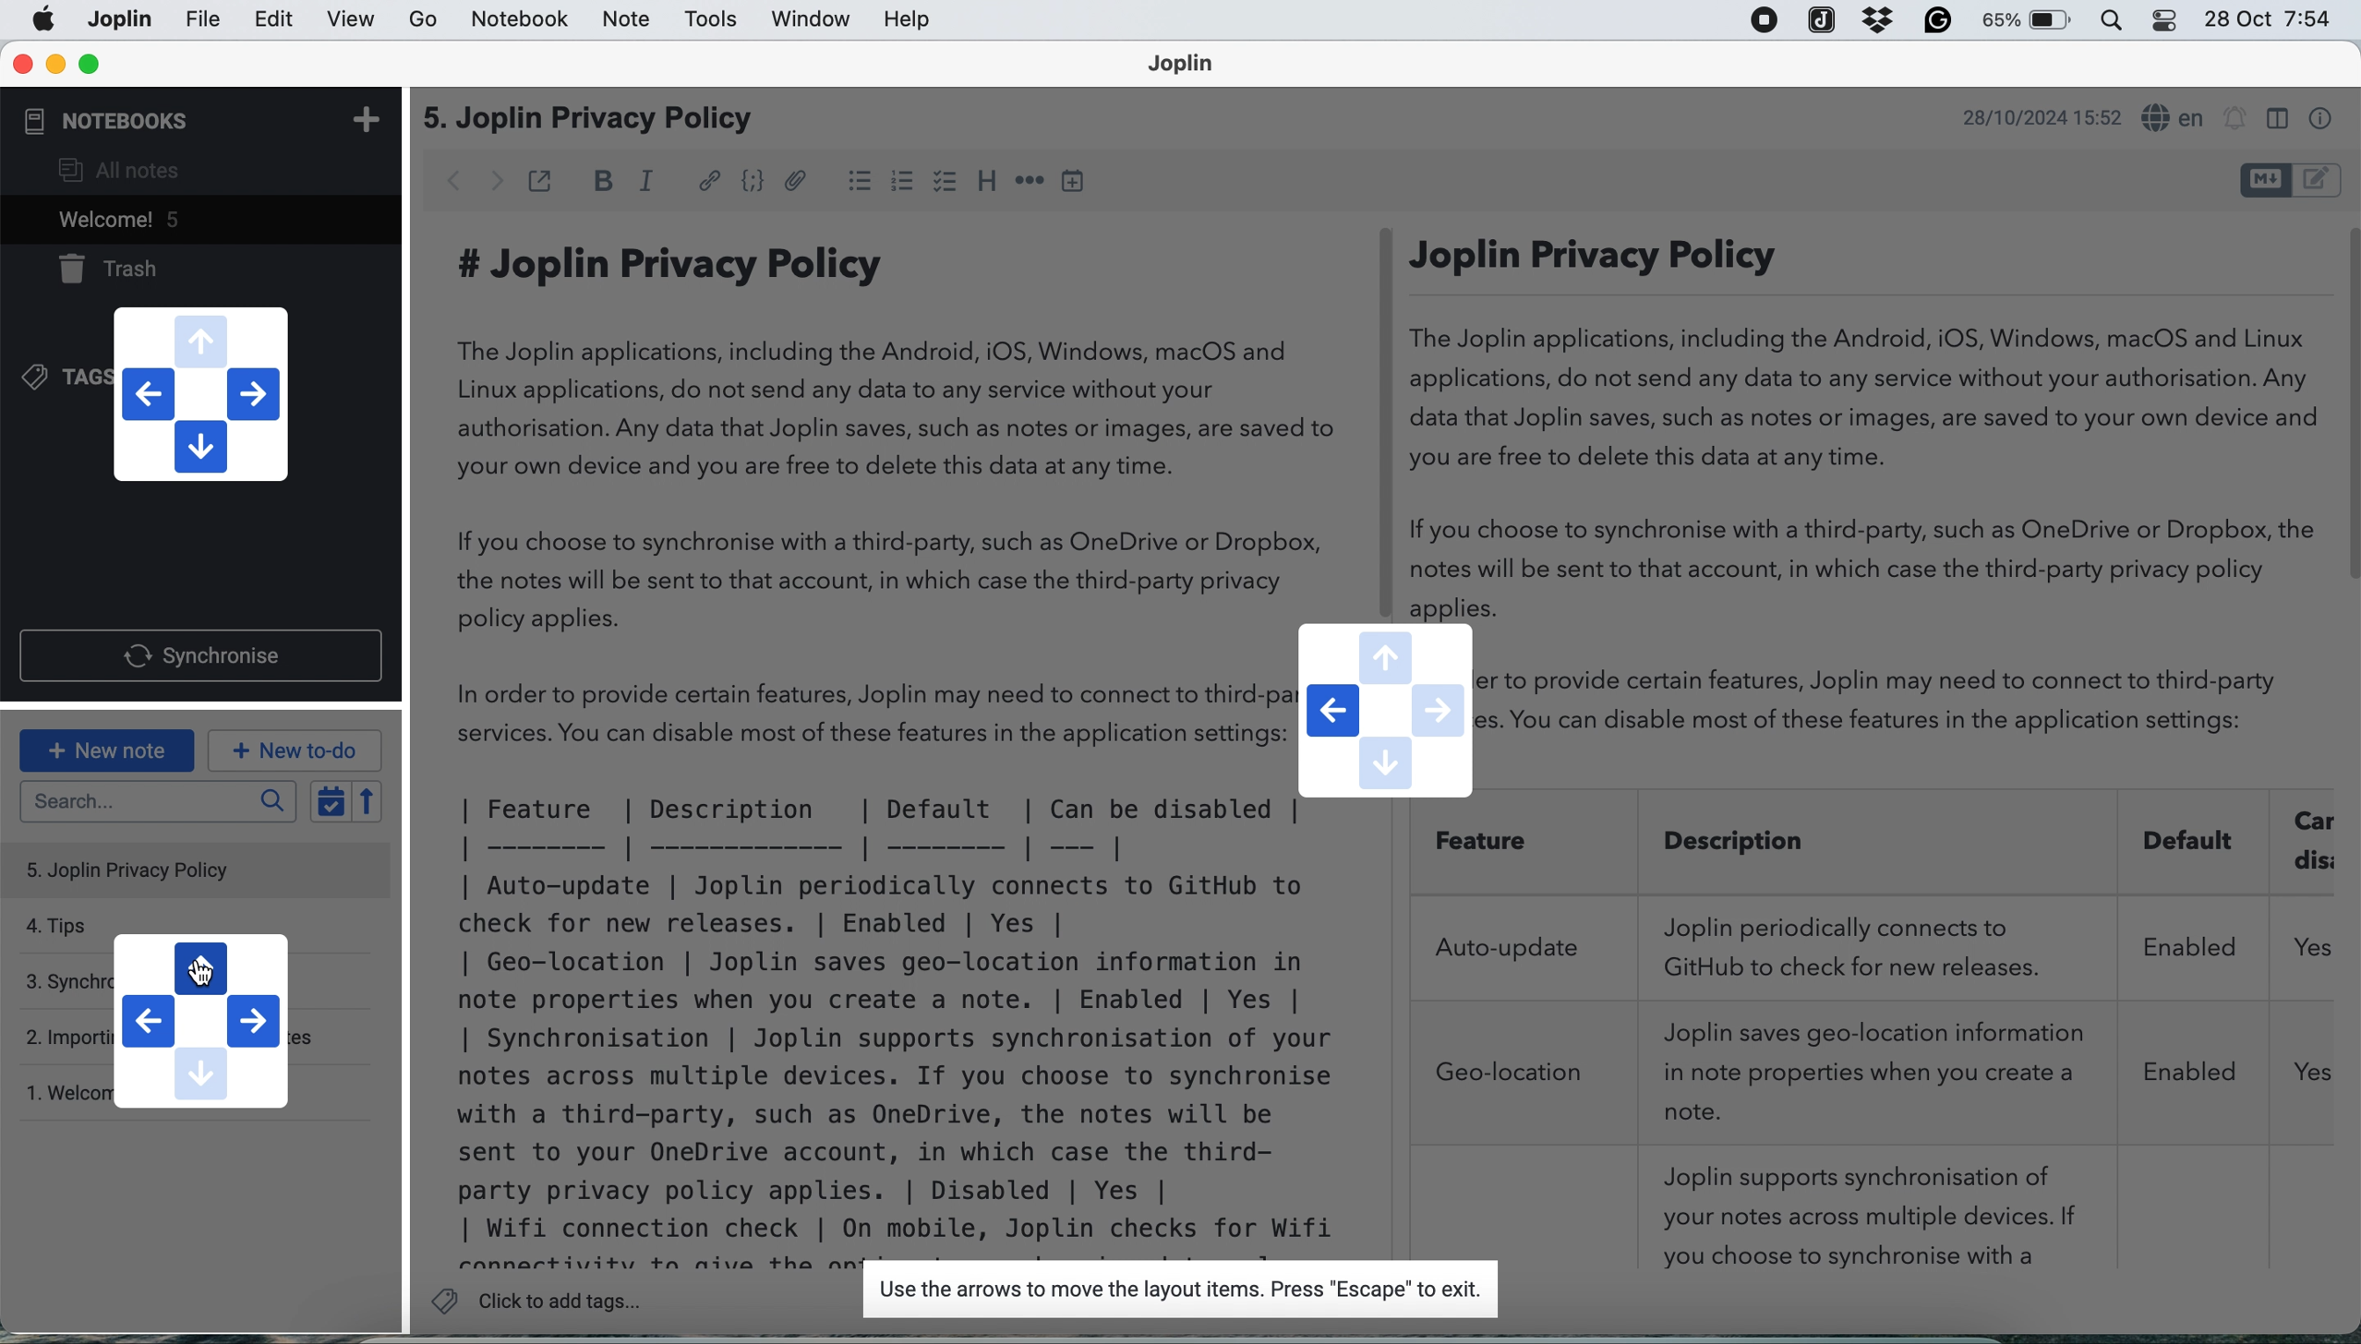  I want to click on grammarly, so click(1938, 22).